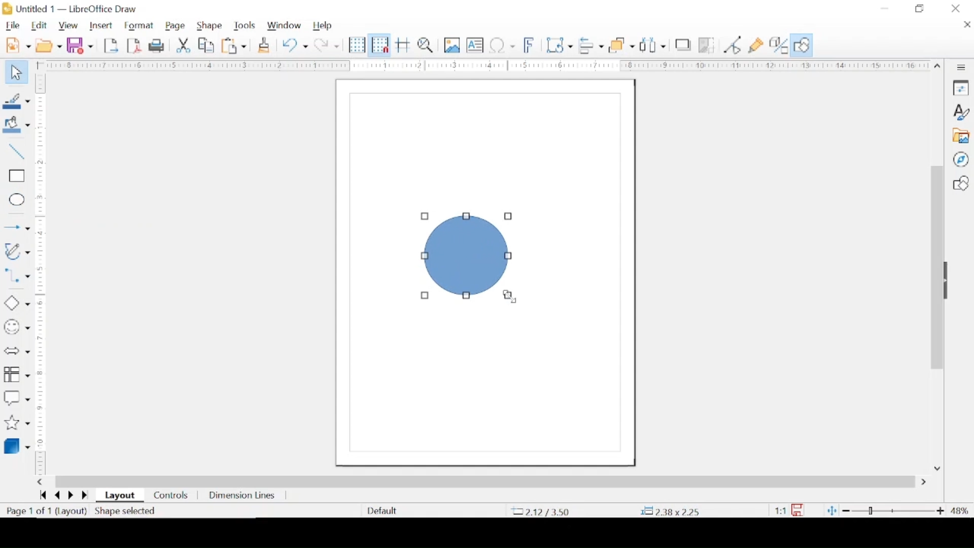  I want to click on resize handle, so click(425, 257).